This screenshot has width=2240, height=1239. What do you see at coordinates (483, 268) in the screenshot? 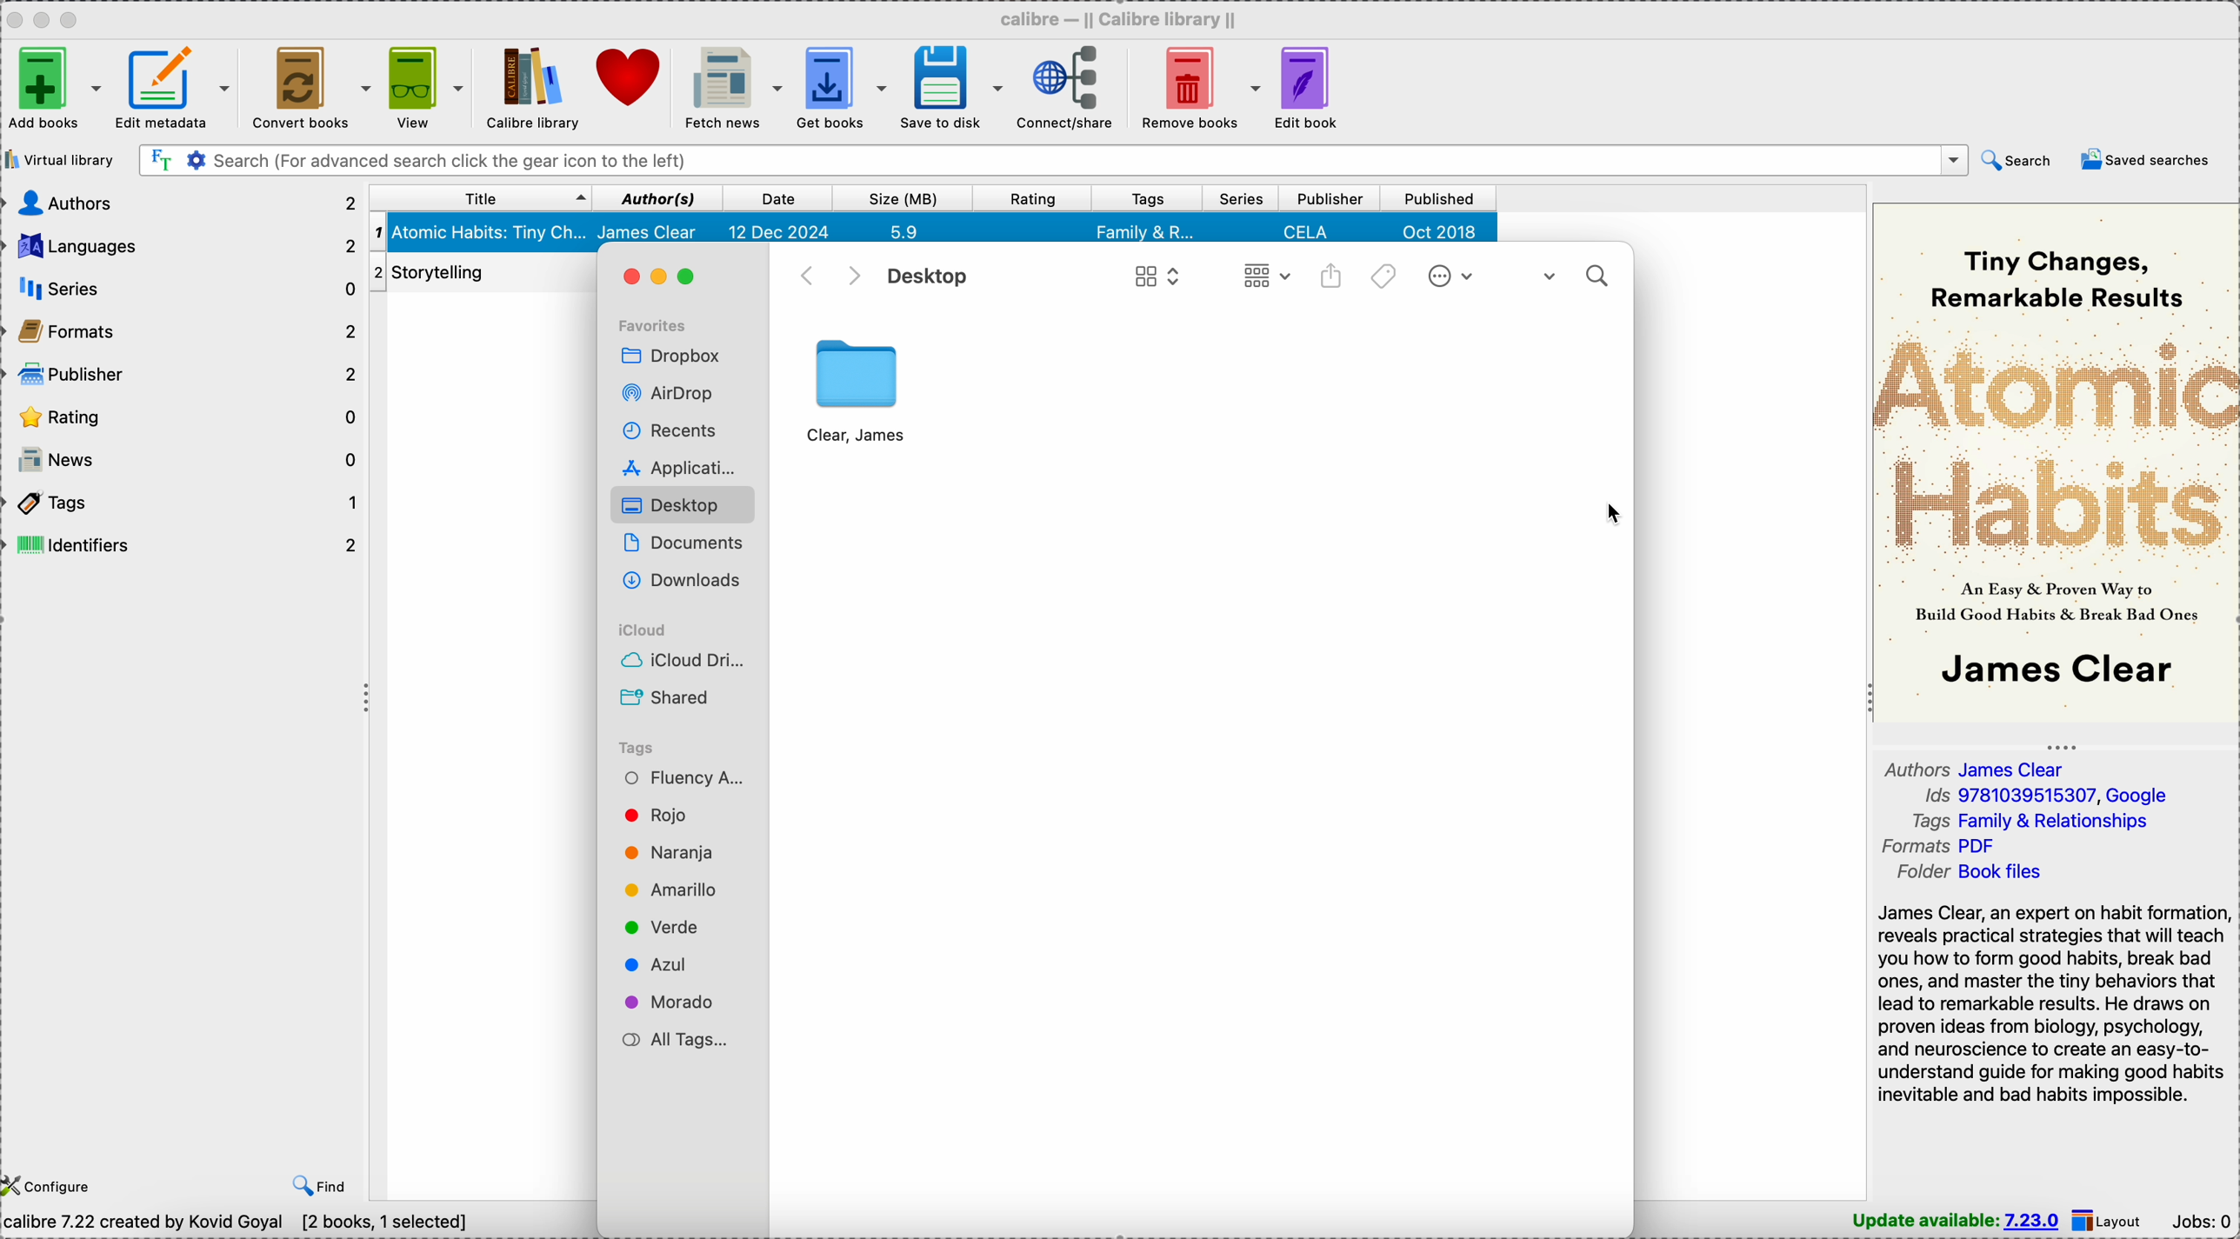
I see `Storytelling book details` at bounding box center [483, 268].